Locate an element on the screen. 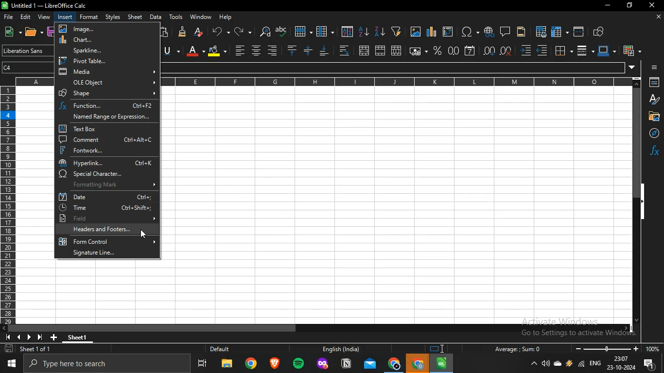 The width and height of the screenshot is (664, 373). close is located at coordinates (658, 17).